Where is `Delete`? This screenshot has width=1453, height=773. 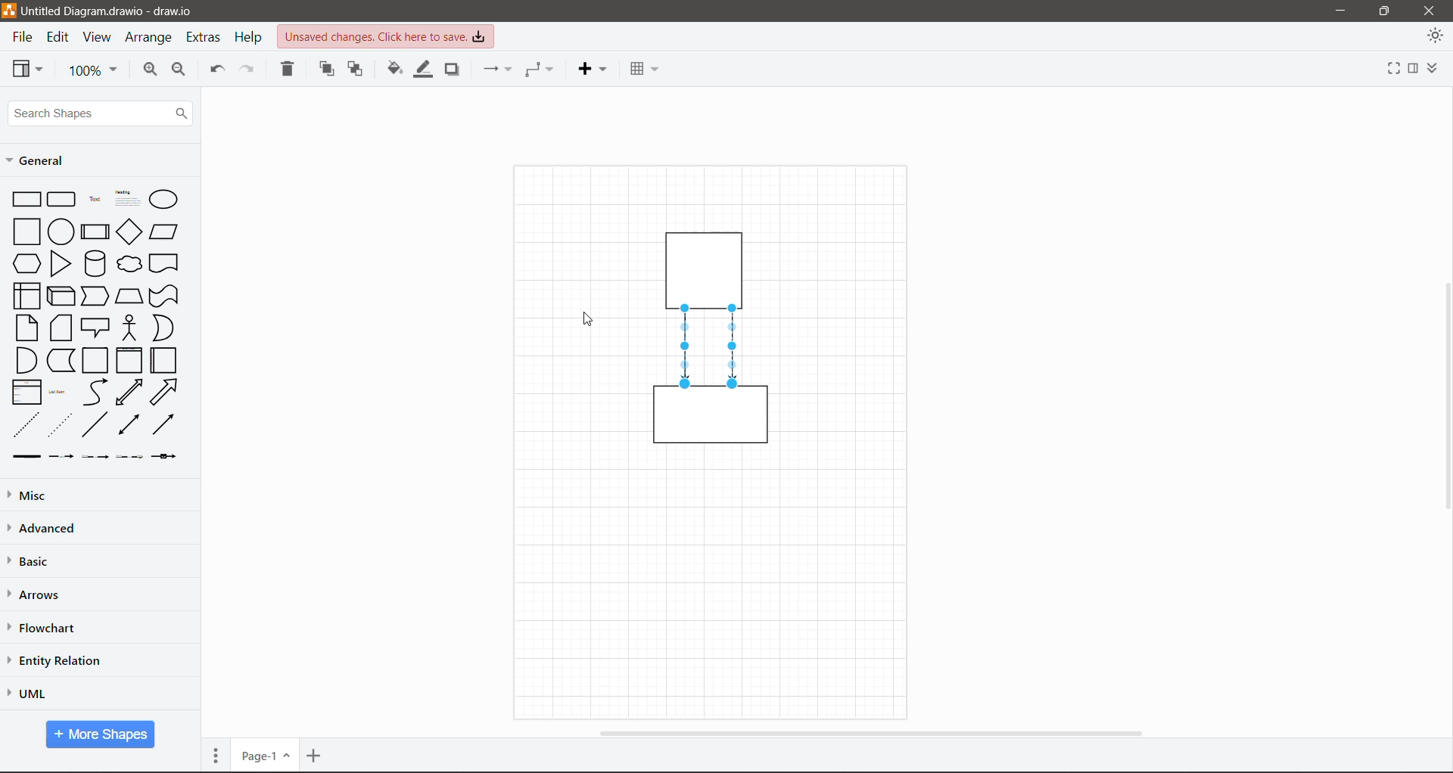 Delete is located at coordinates (289, 70).